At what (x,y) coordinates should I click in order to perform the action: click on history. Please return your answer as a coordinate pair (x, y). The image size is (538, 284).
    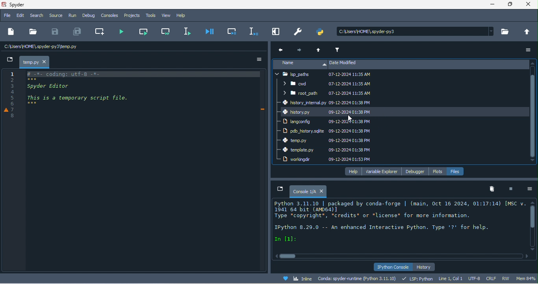
    Looking at the image, I should click on (425, 267).